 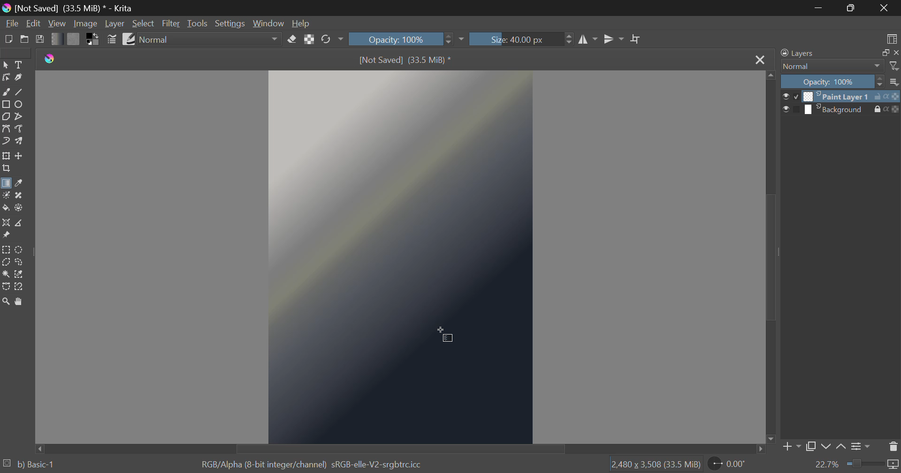 I want to click on Layers, so click(x=797, y=53).